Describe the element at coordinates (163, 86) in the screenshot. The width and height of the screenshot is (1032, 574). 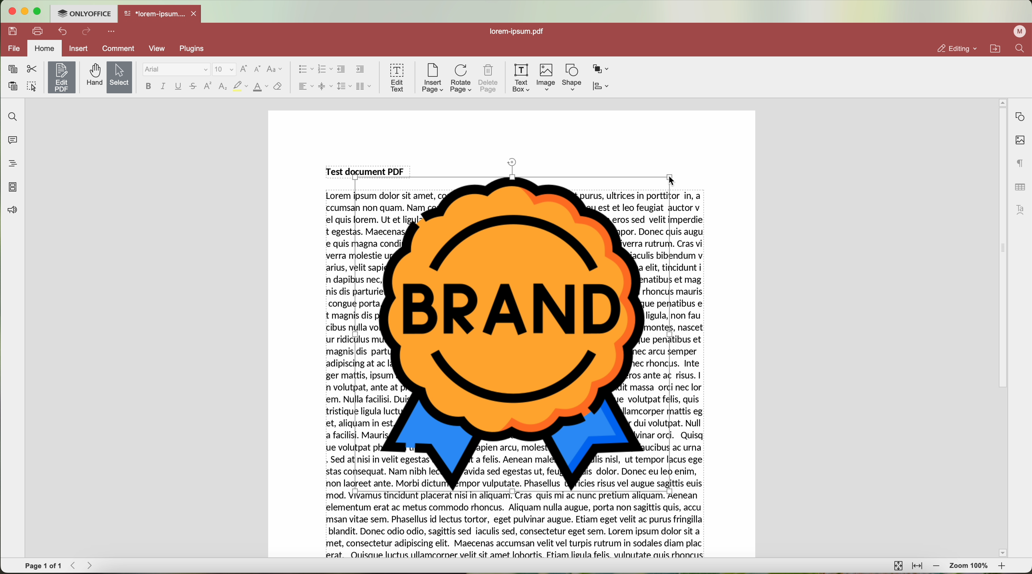
I see `italic` at that location.